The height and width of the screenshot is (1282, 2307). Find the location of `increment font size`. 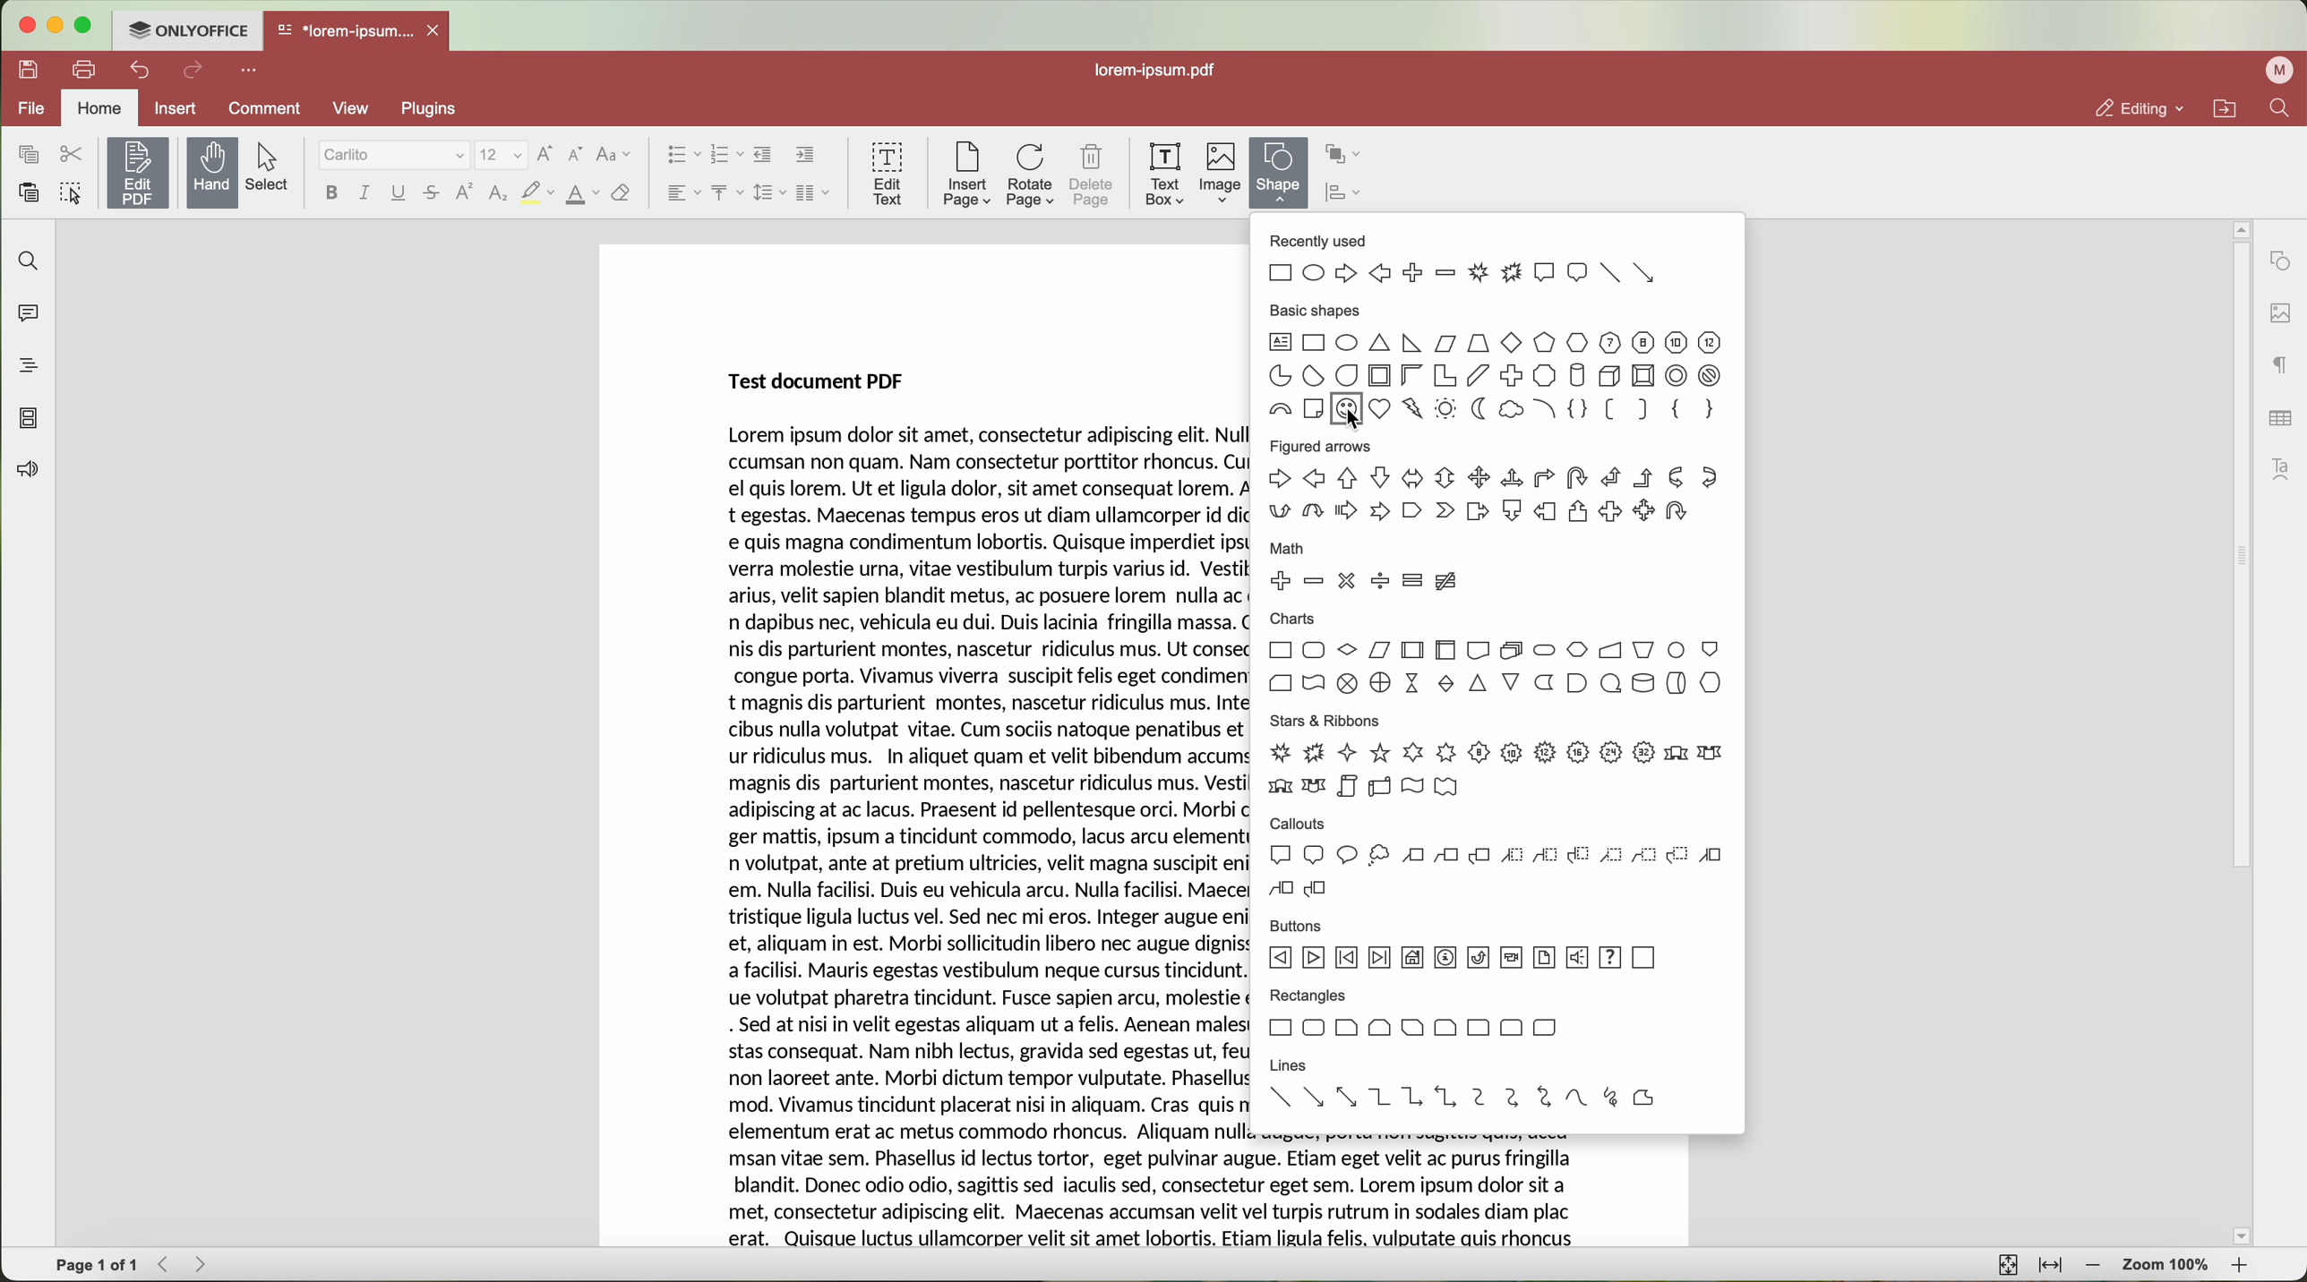

increment font size is located at coordinates (550, 151).